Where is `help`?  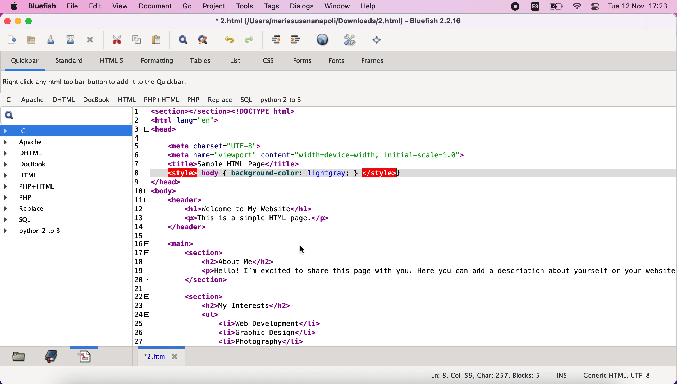 help is located at coordinates (375, 7).